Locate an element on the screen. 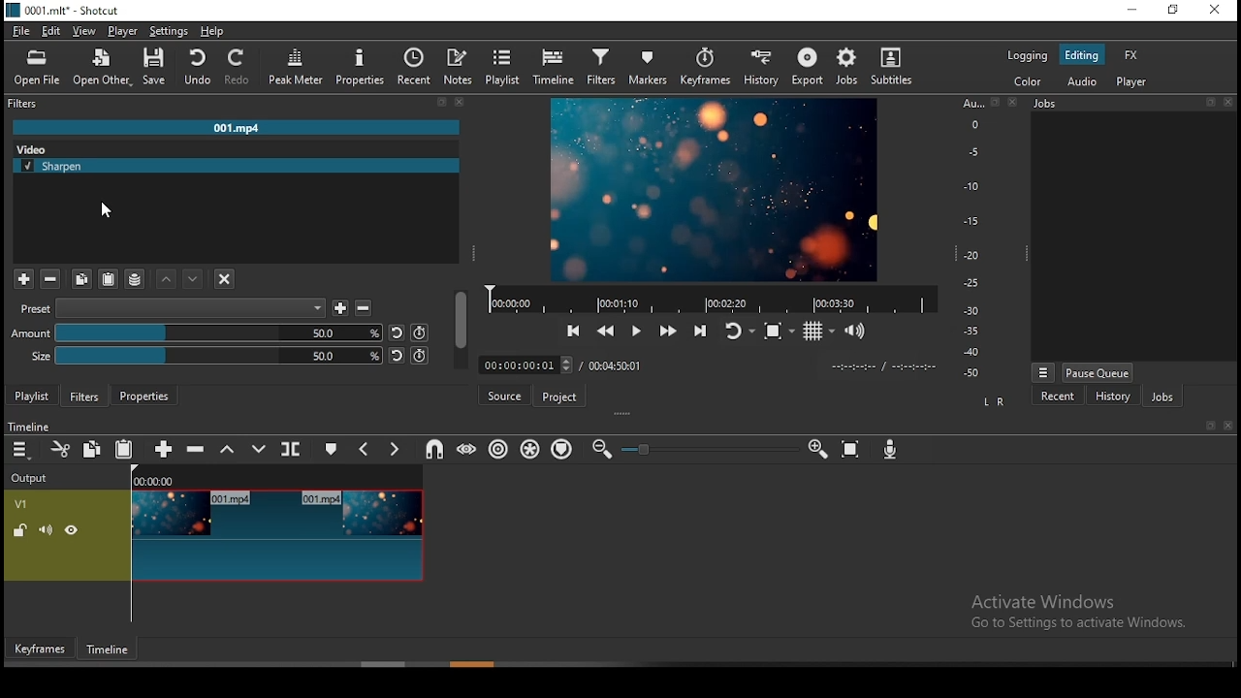  timeline is located at coordinates (556, 70).